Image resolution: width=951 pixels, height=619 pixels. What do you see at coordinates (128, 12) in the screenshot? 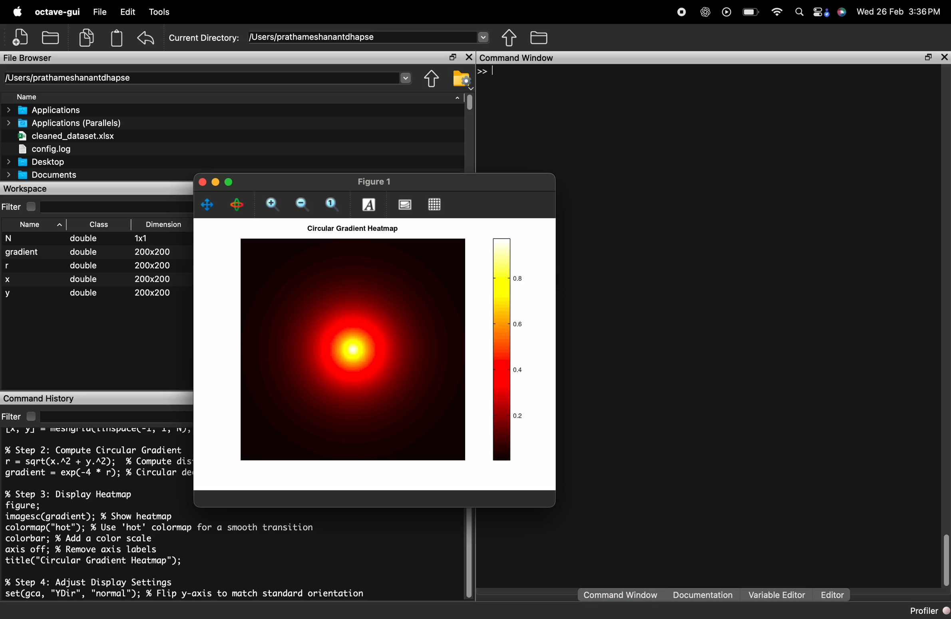
I see `Edit` at bounding box center [128, 12].